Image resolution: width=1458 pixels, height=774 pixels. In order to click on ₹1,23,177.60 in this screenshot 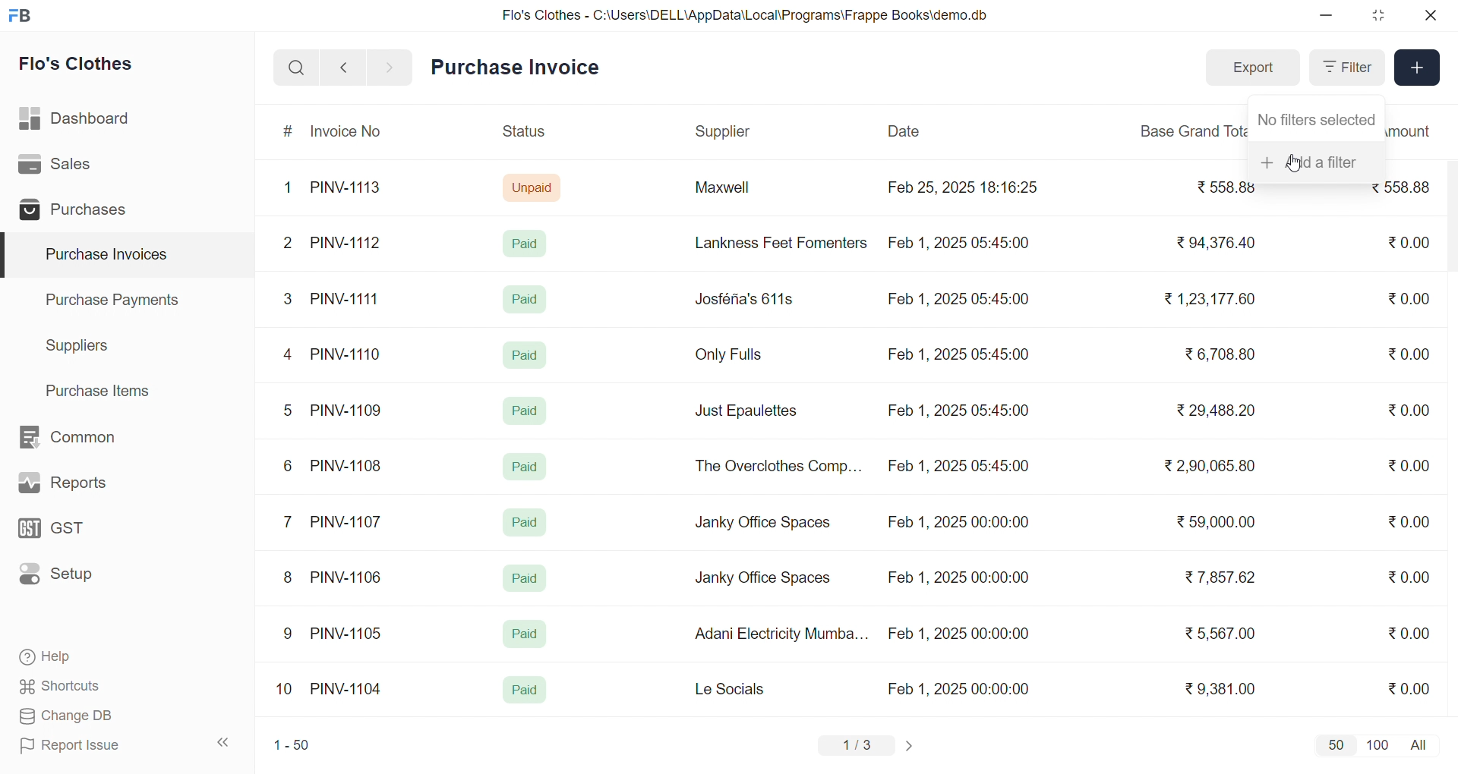, I will do `click(1207, 297)`.